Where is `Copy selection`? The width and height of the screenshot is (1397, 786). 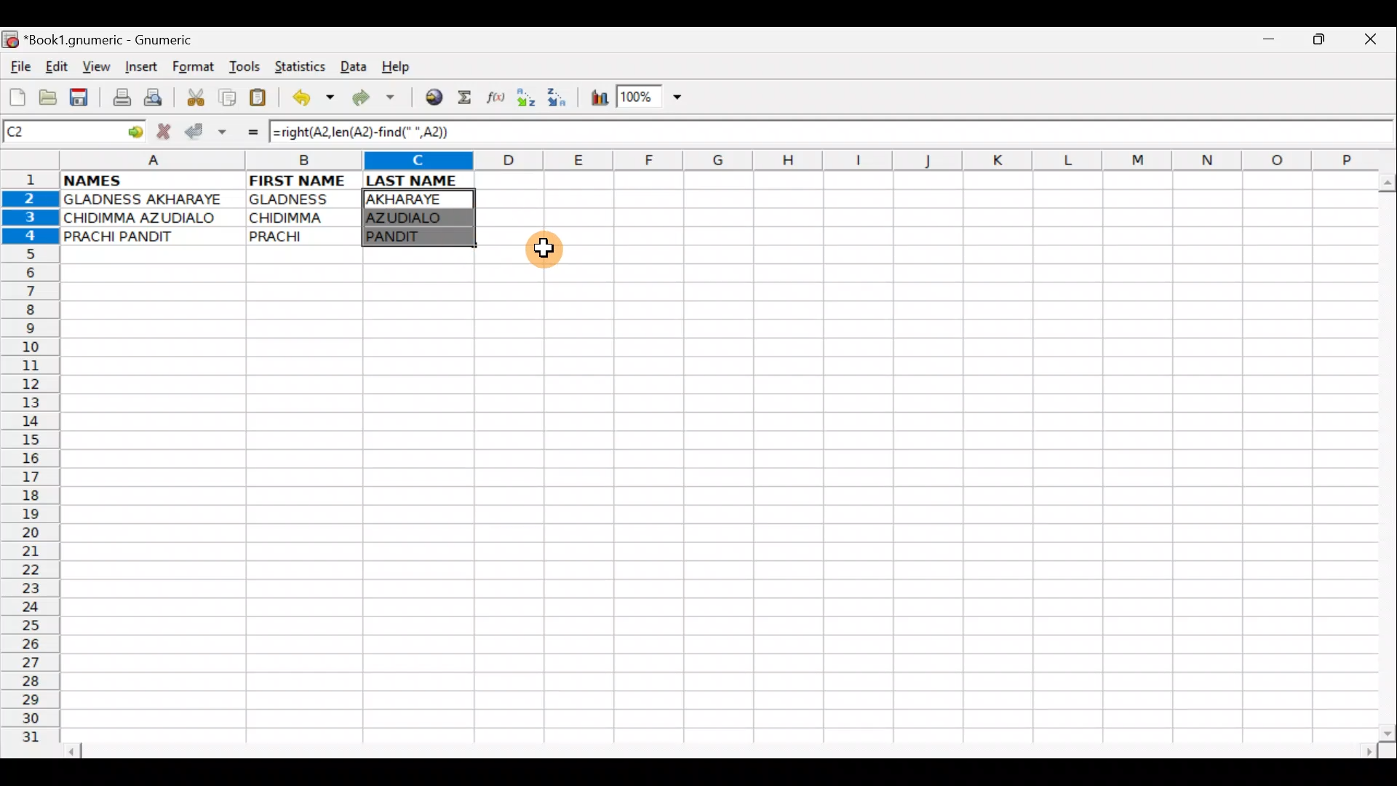 Copy selection is located at coordinates (228, 97).